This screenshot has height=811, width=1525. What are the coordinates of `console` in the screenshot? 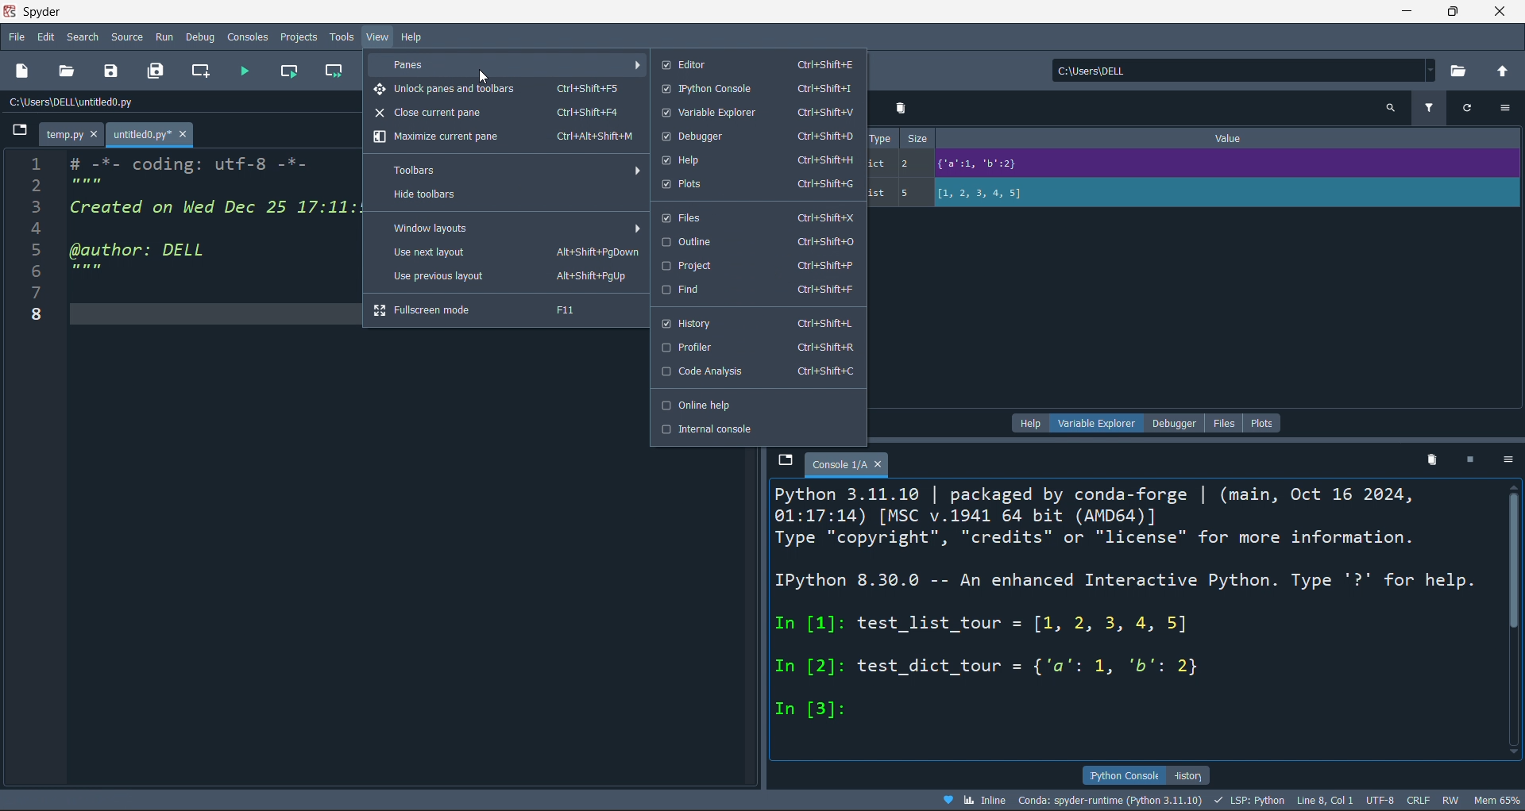 It's located at (248, 37).